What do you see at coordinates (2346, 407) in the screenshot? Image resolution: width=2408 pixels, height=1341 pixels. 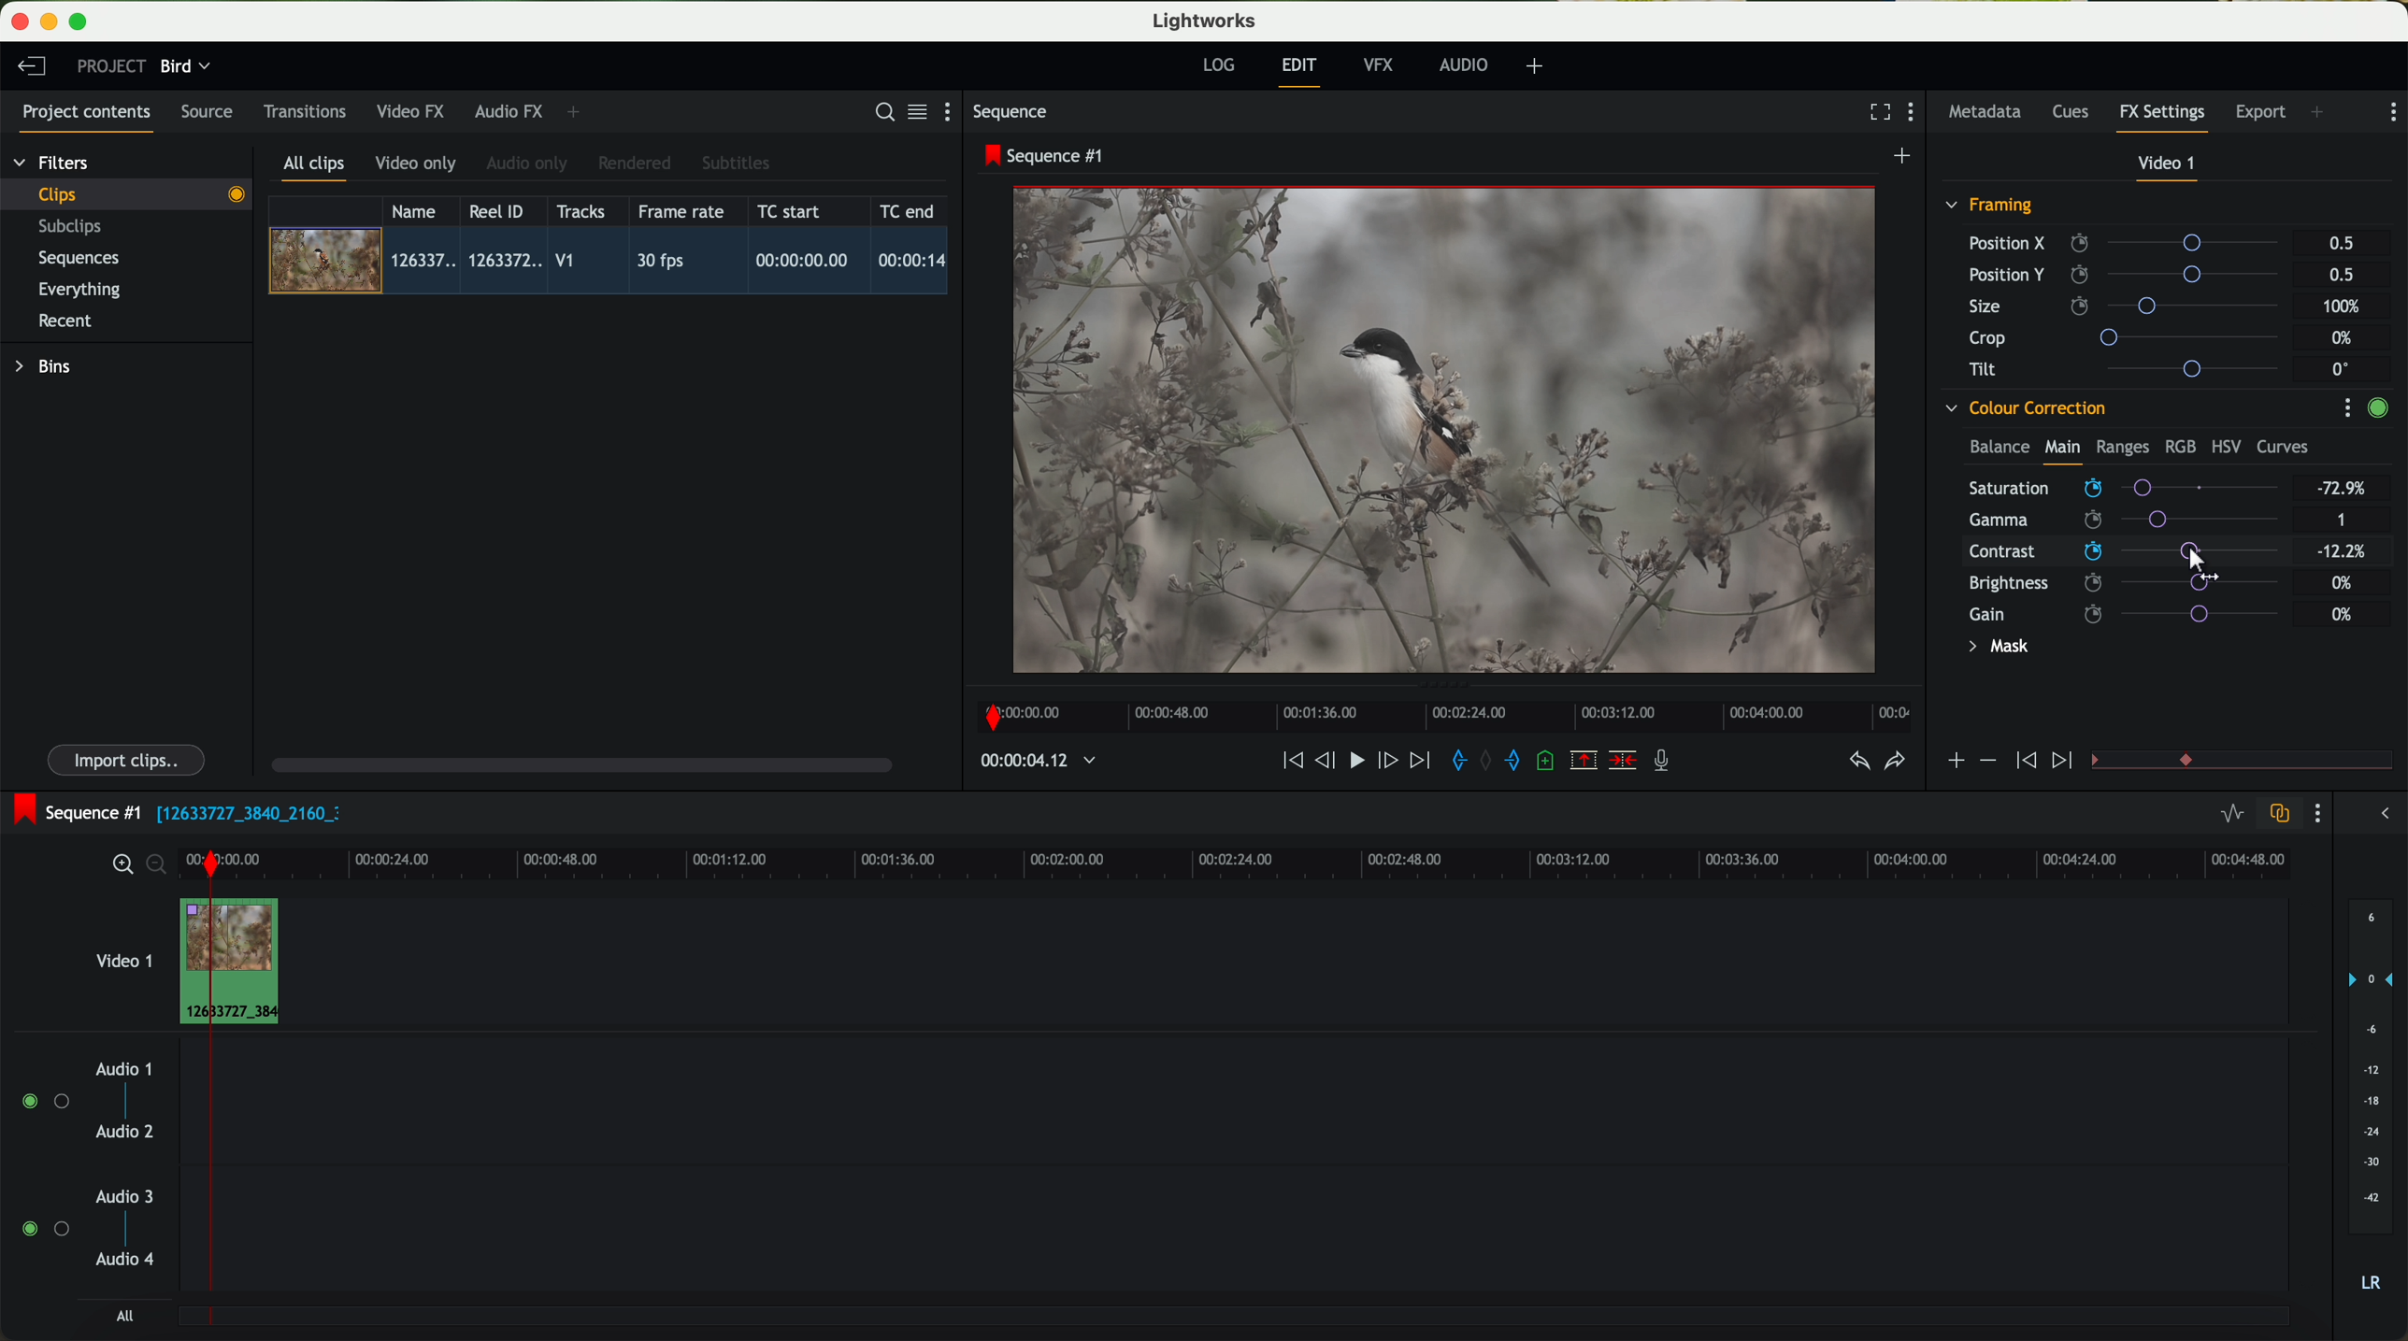 I see `show settings menu` at bounding box center [2346, 407].